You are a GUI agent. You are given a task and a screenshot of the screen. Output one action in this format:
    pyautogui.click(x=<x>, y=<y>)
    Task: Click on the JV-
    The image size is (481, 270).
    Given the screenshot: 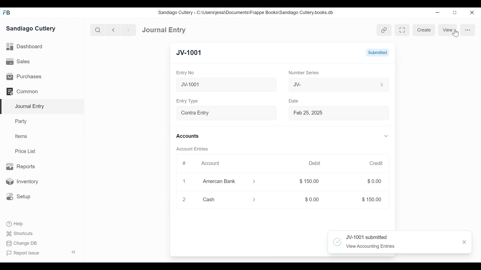 What is the action you would take?
    pyautogui.click(x=330, y=84)
    